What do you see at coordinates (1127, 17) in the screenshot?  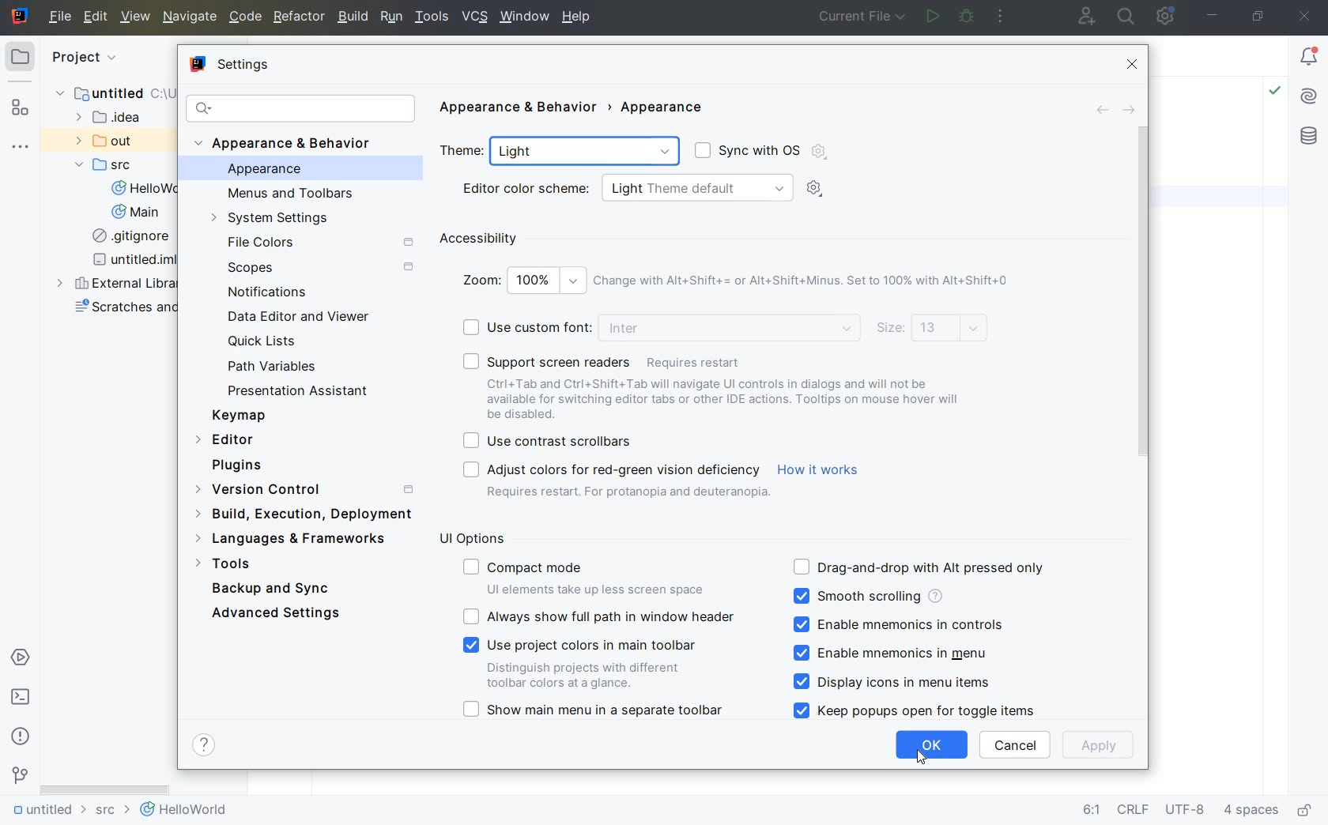 I see `SEARCH` at bounding box center [1127, 17].